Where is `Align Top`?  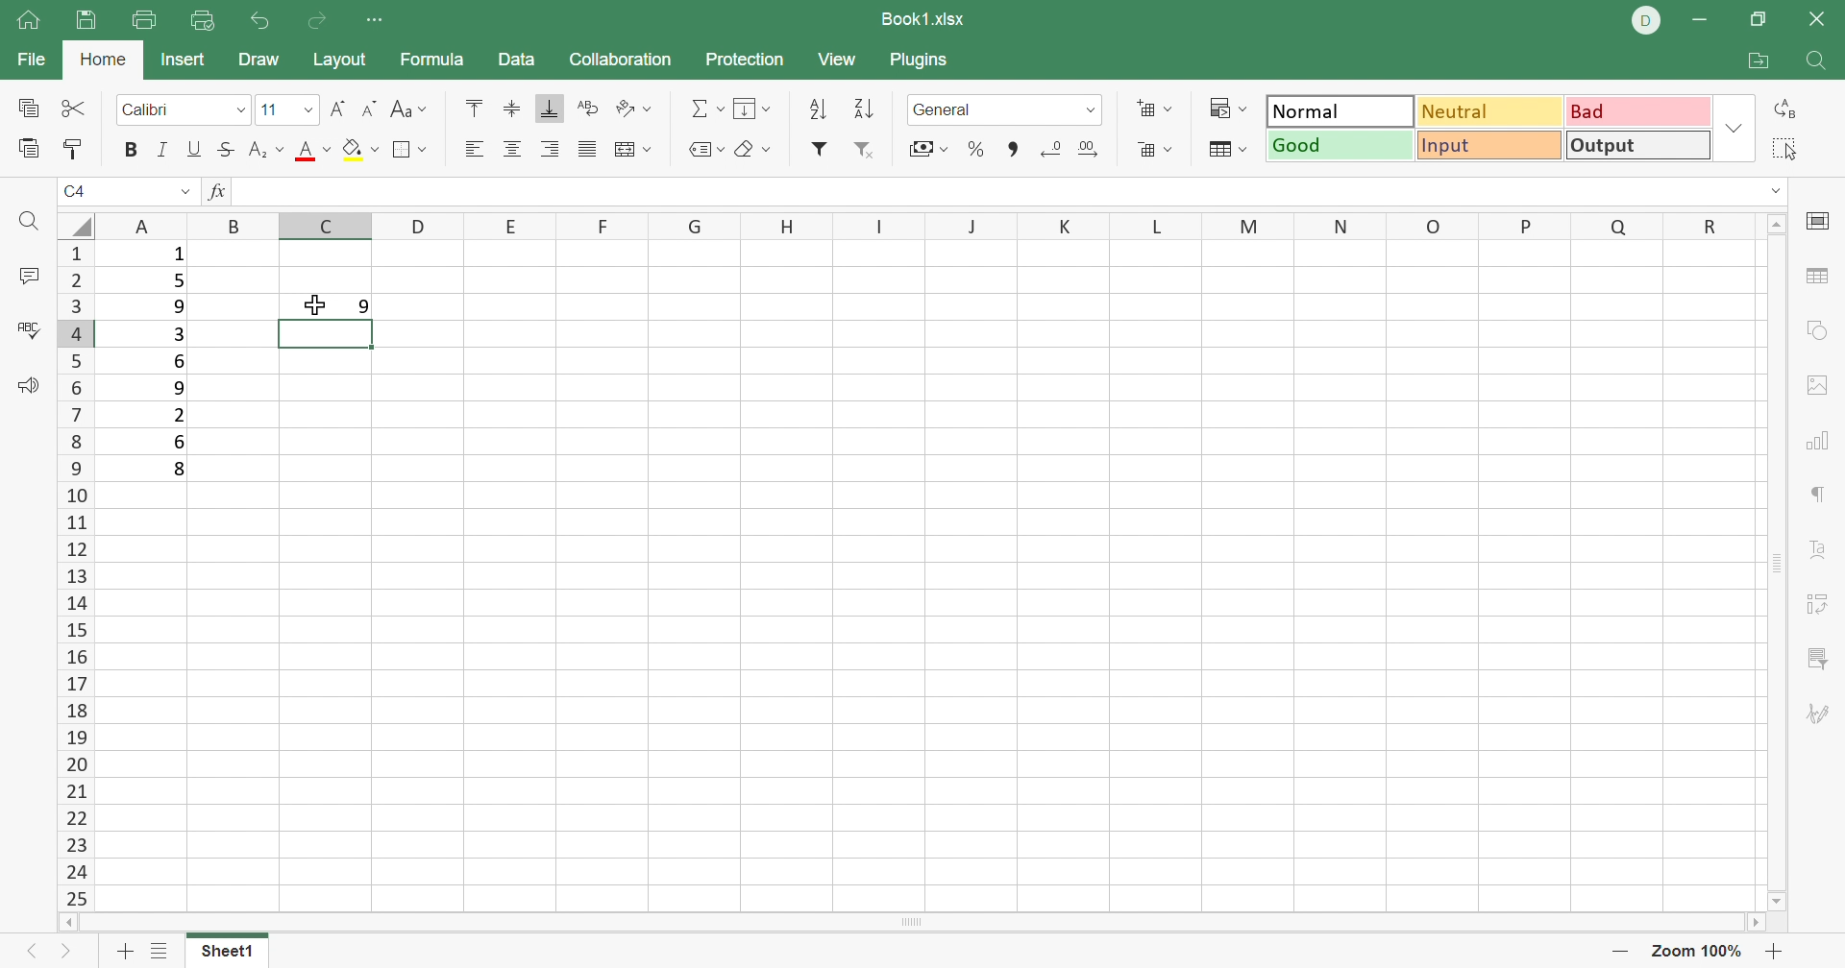 Align Top is located at coordinates (475, 112).